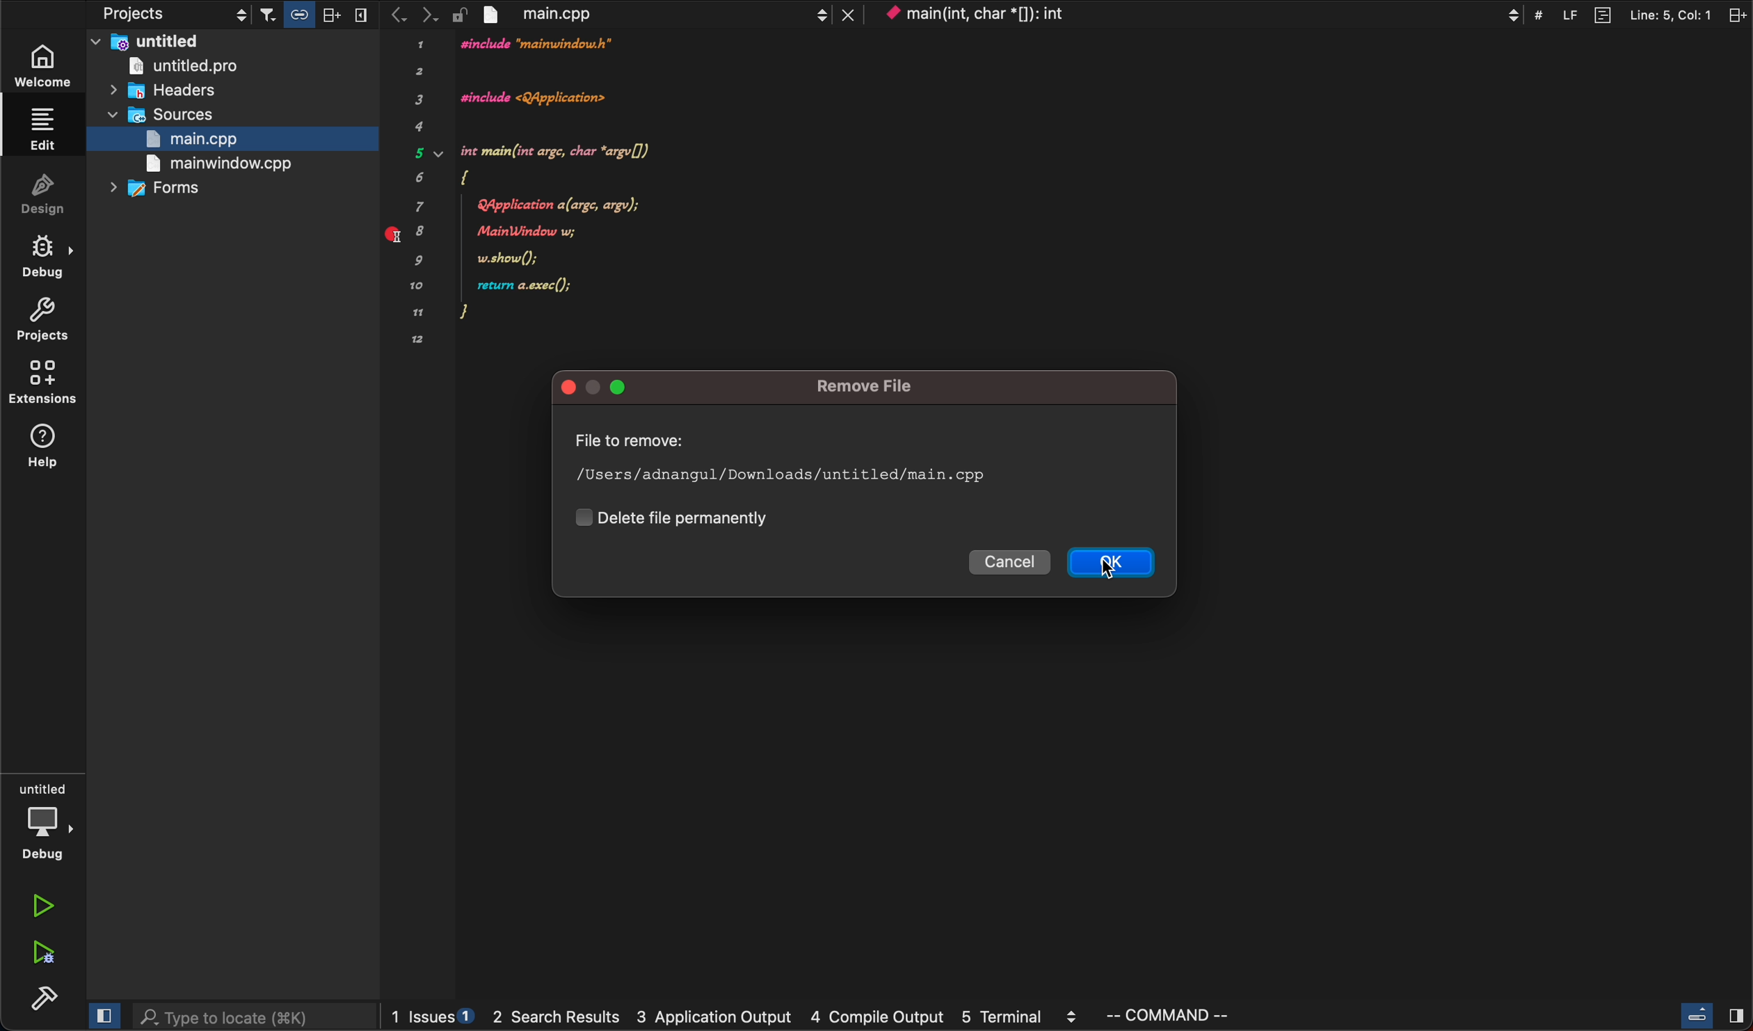 The image size is (1753, 1031). What do you see at coordinates (232, 41) in the screenshot?
I see `untitled` at bounding box center [232, 41].